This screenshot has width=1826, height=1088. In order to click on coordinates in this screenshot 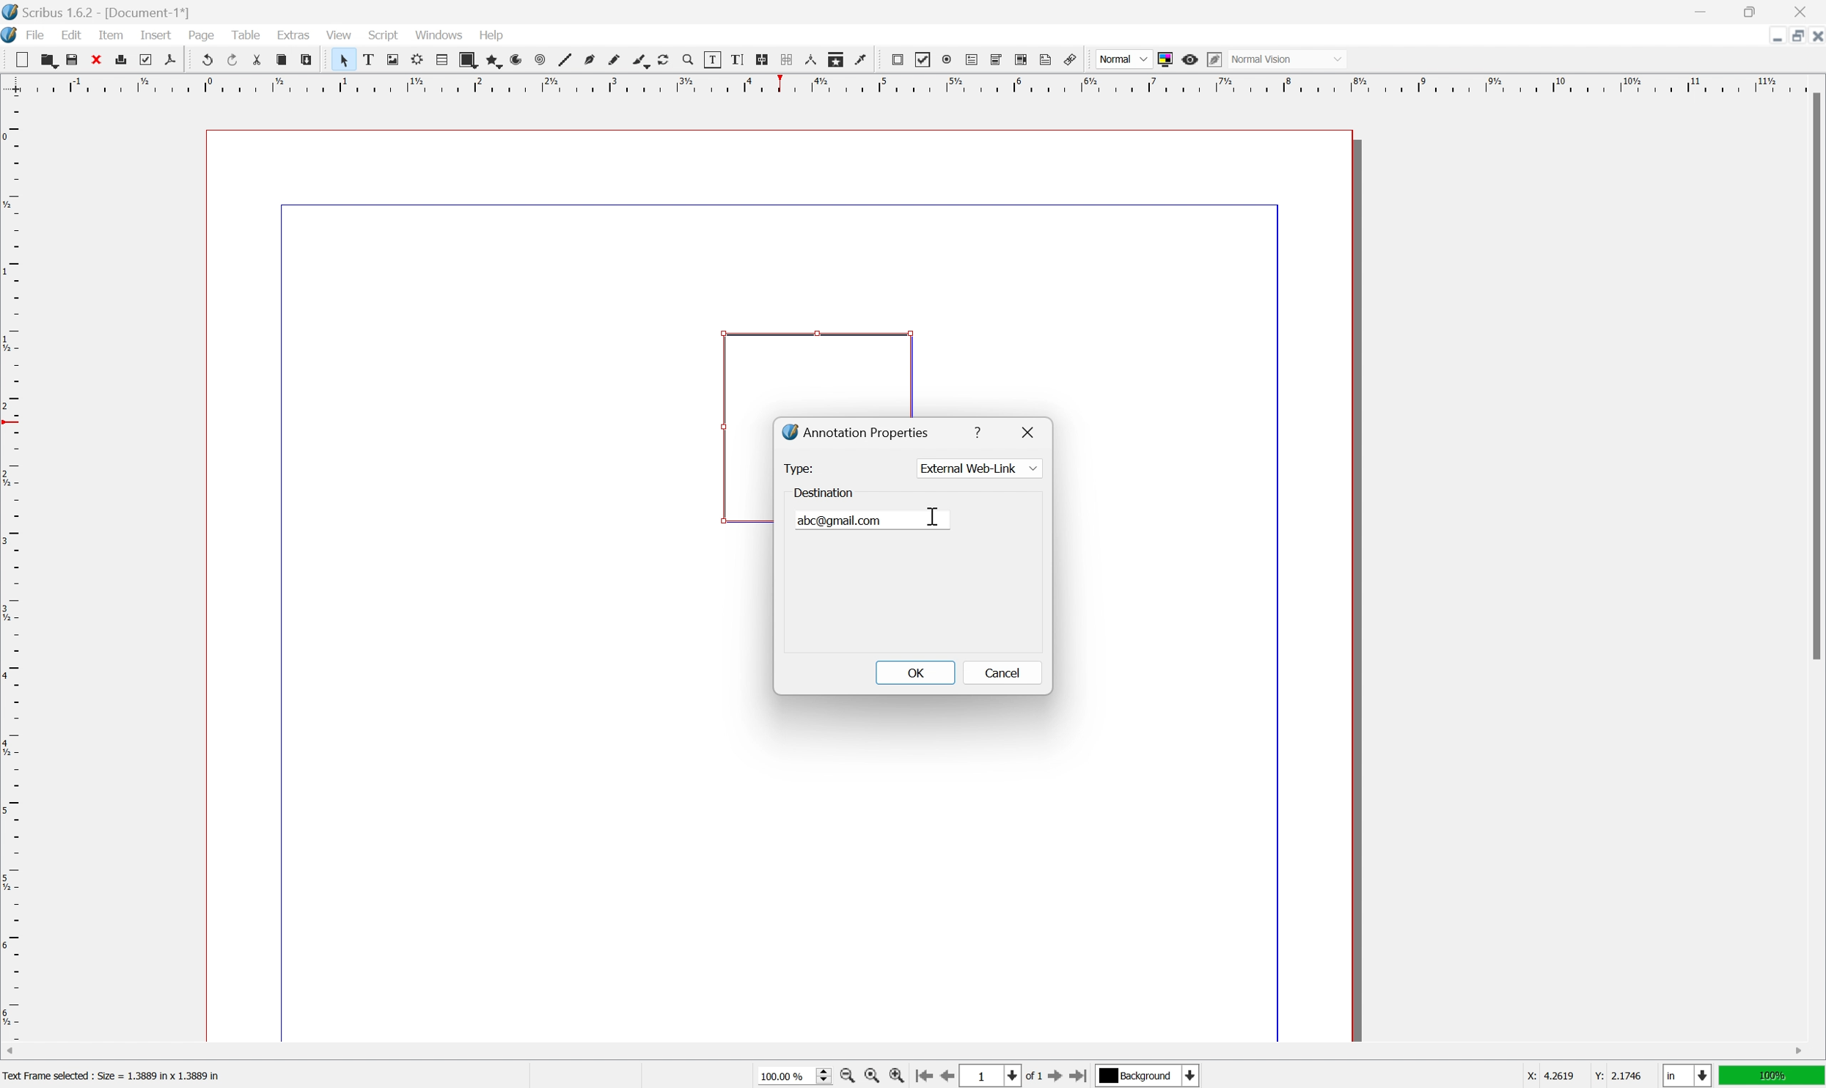, I will do `click(1586, 1076)`.